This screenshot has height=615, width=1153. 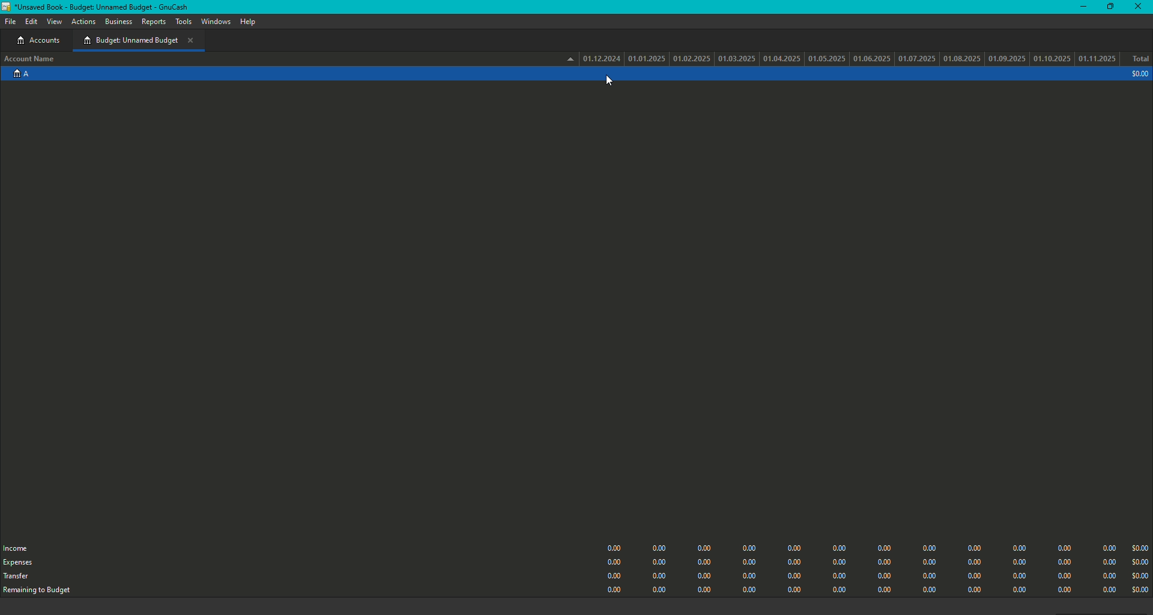 I want to click on View, so click(x=55, y=22).